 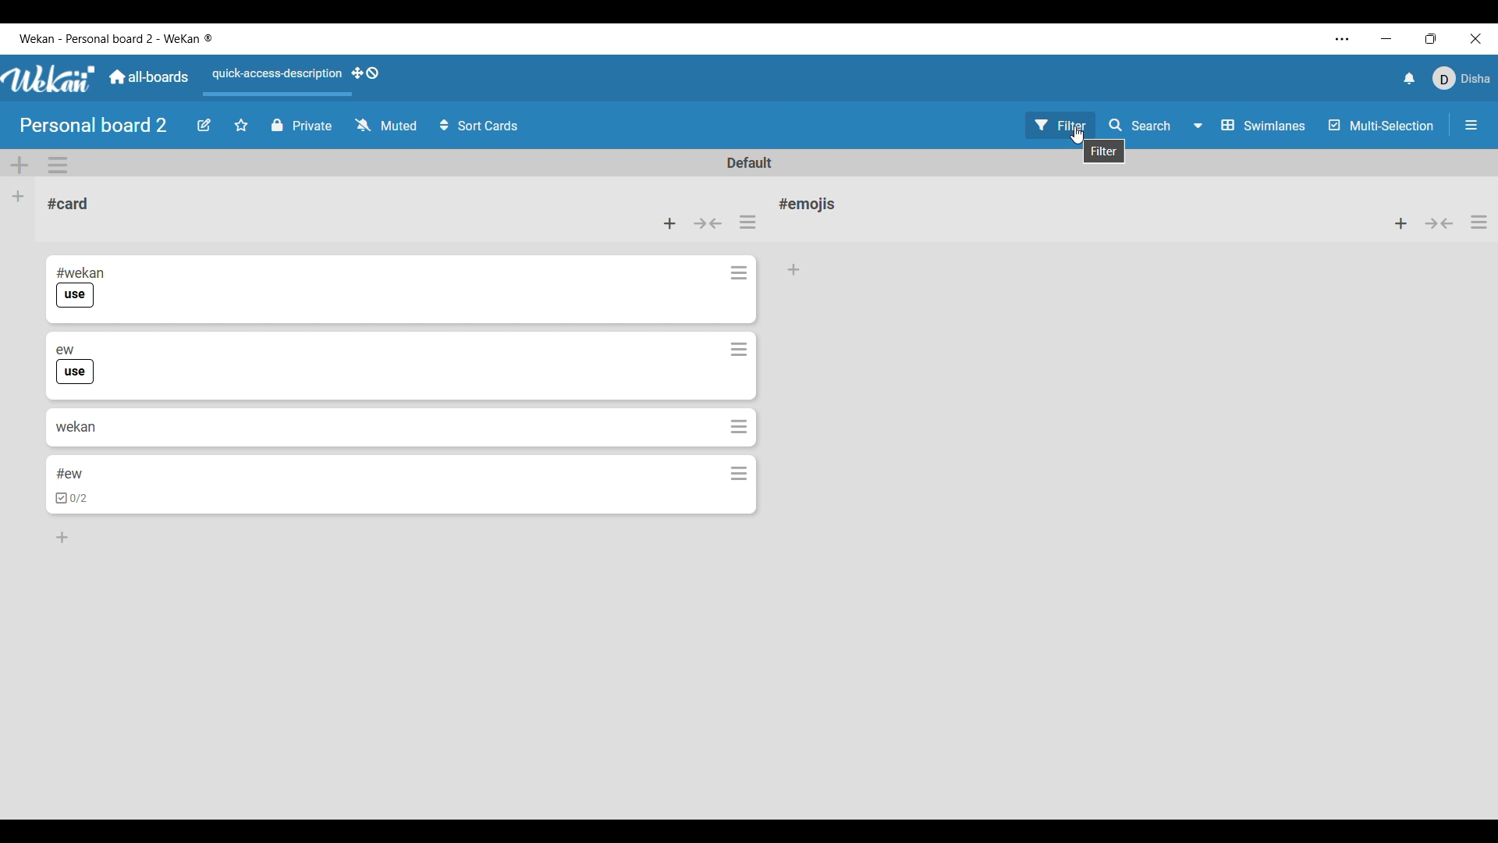 What do you see at coordinates (149, 76) in the screenshot?
I see `Go to common dashboard` at bounding box center [149, 76].